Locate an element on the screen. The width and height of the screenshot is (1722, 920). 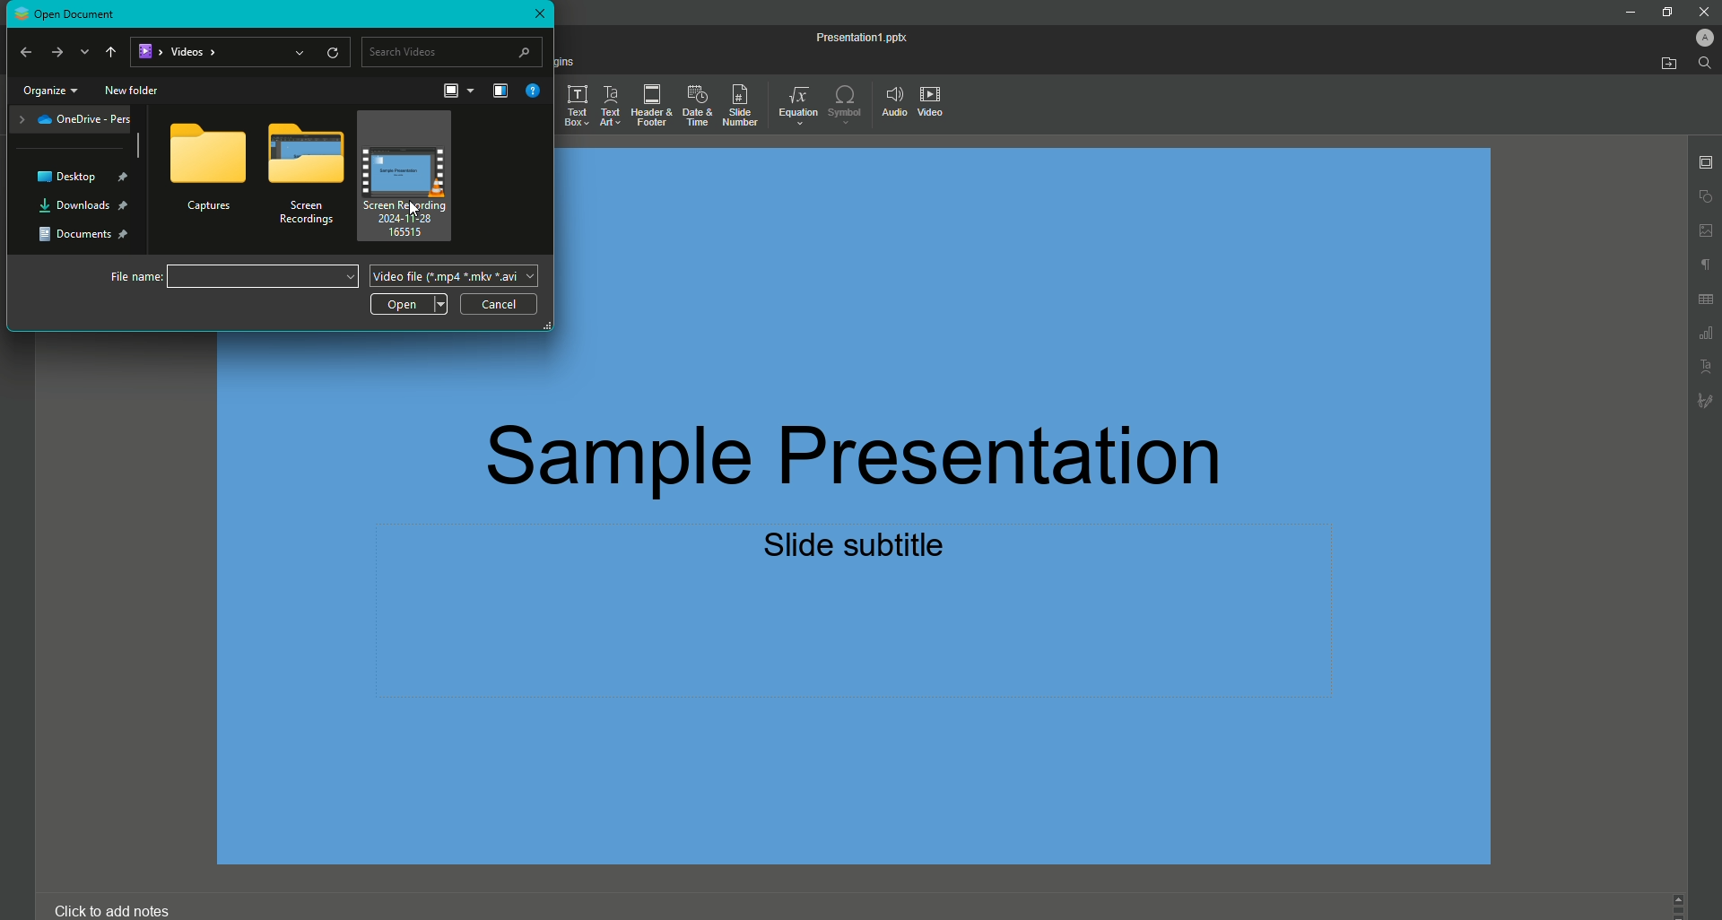
Options is located at coordinates (209, 173).